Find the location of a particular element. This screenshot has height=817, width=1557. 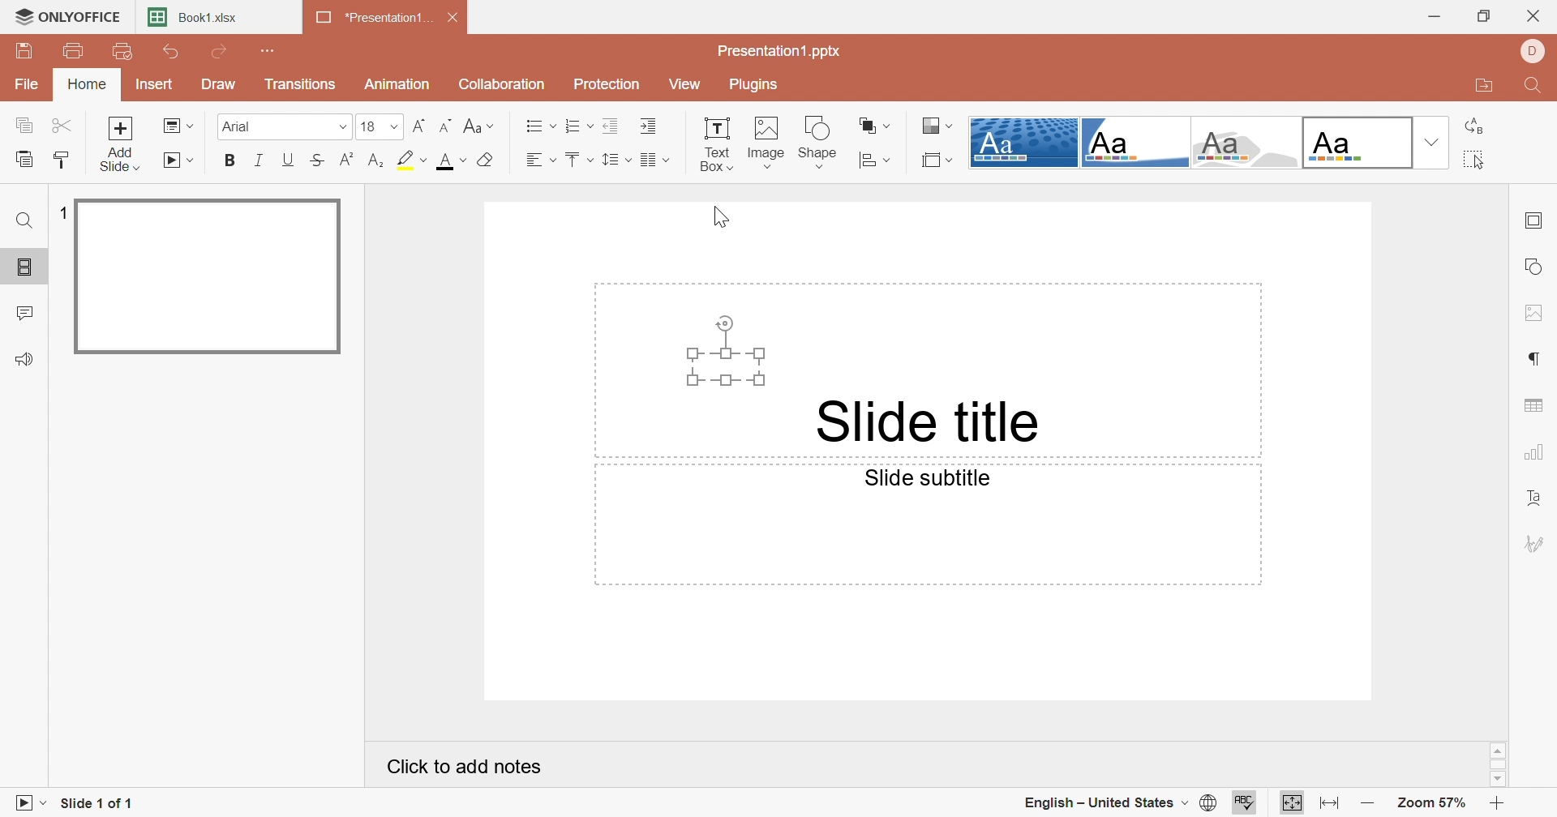

Fit to width is located at coordinates (1332, 804).